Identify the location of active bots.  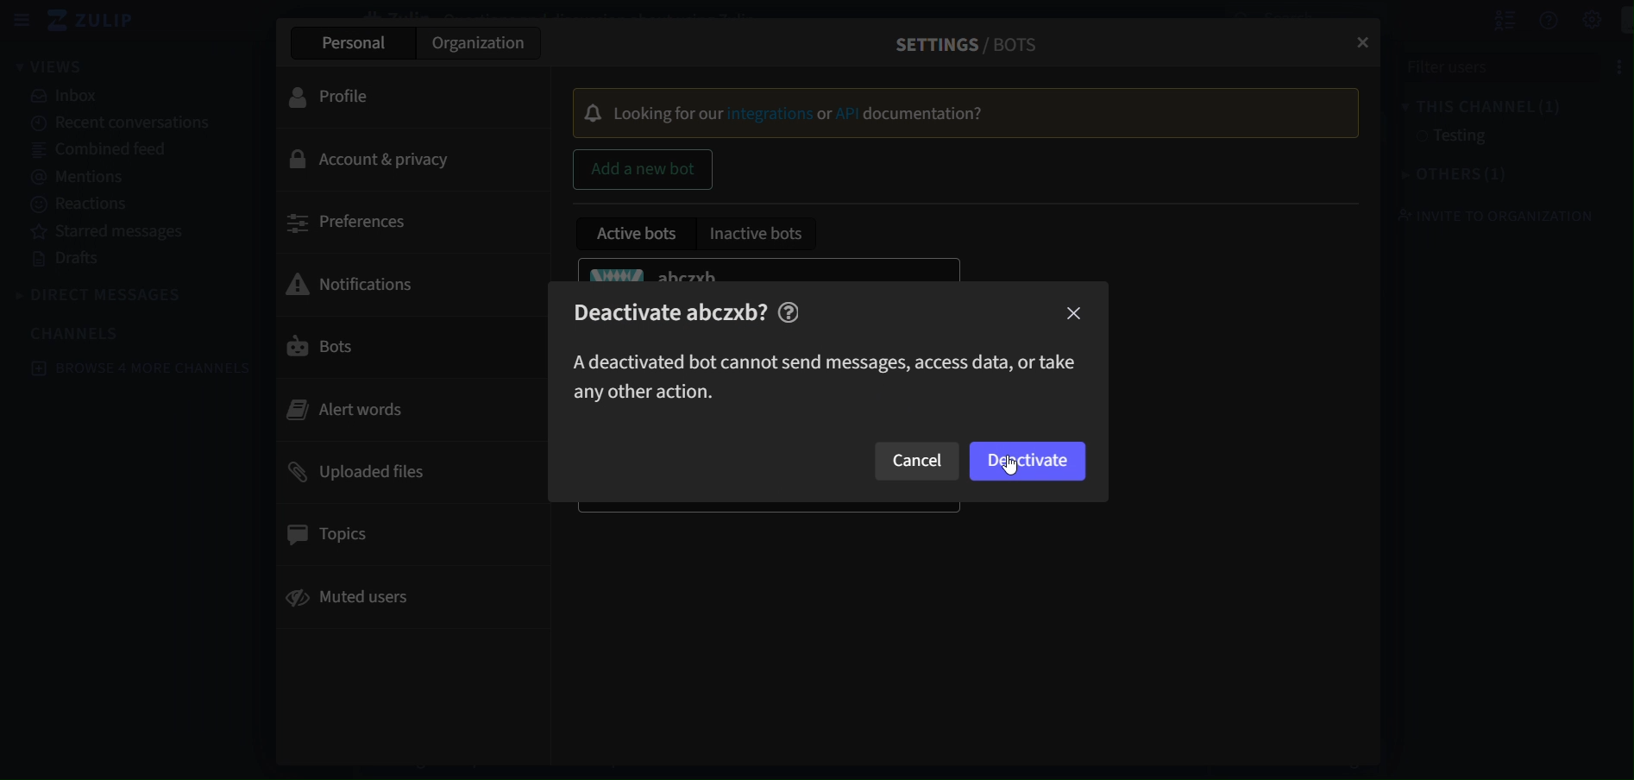
(638, 236).